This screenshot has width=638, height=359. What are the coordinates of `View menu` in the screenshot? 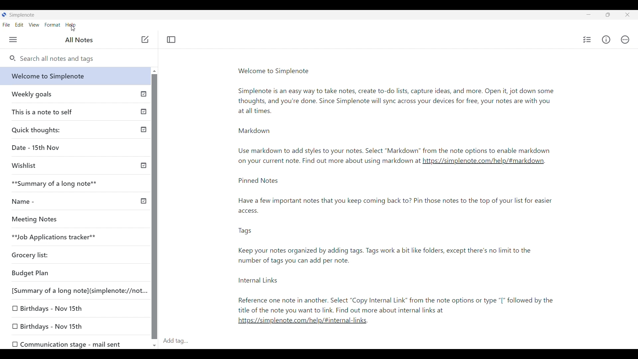 It's located at (34, 25).